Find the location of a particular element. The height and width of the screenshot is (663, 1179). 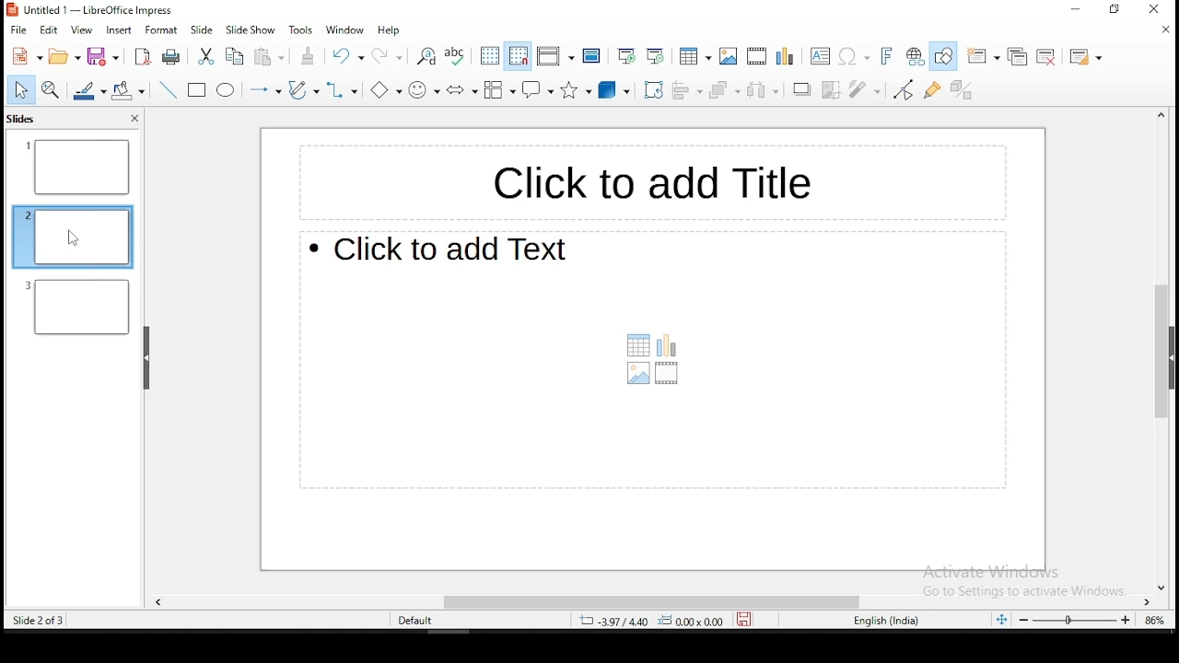

close pane is located at coordinates (134, 119).